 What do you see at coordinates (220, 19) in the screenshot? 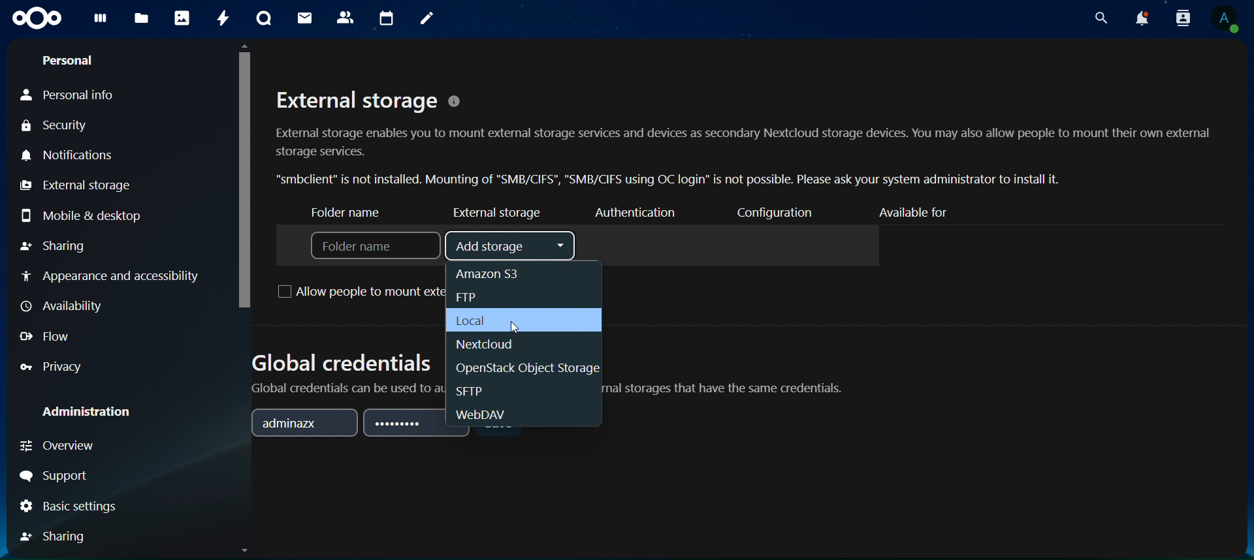
I see `activity` at bounding box center [220, 19].